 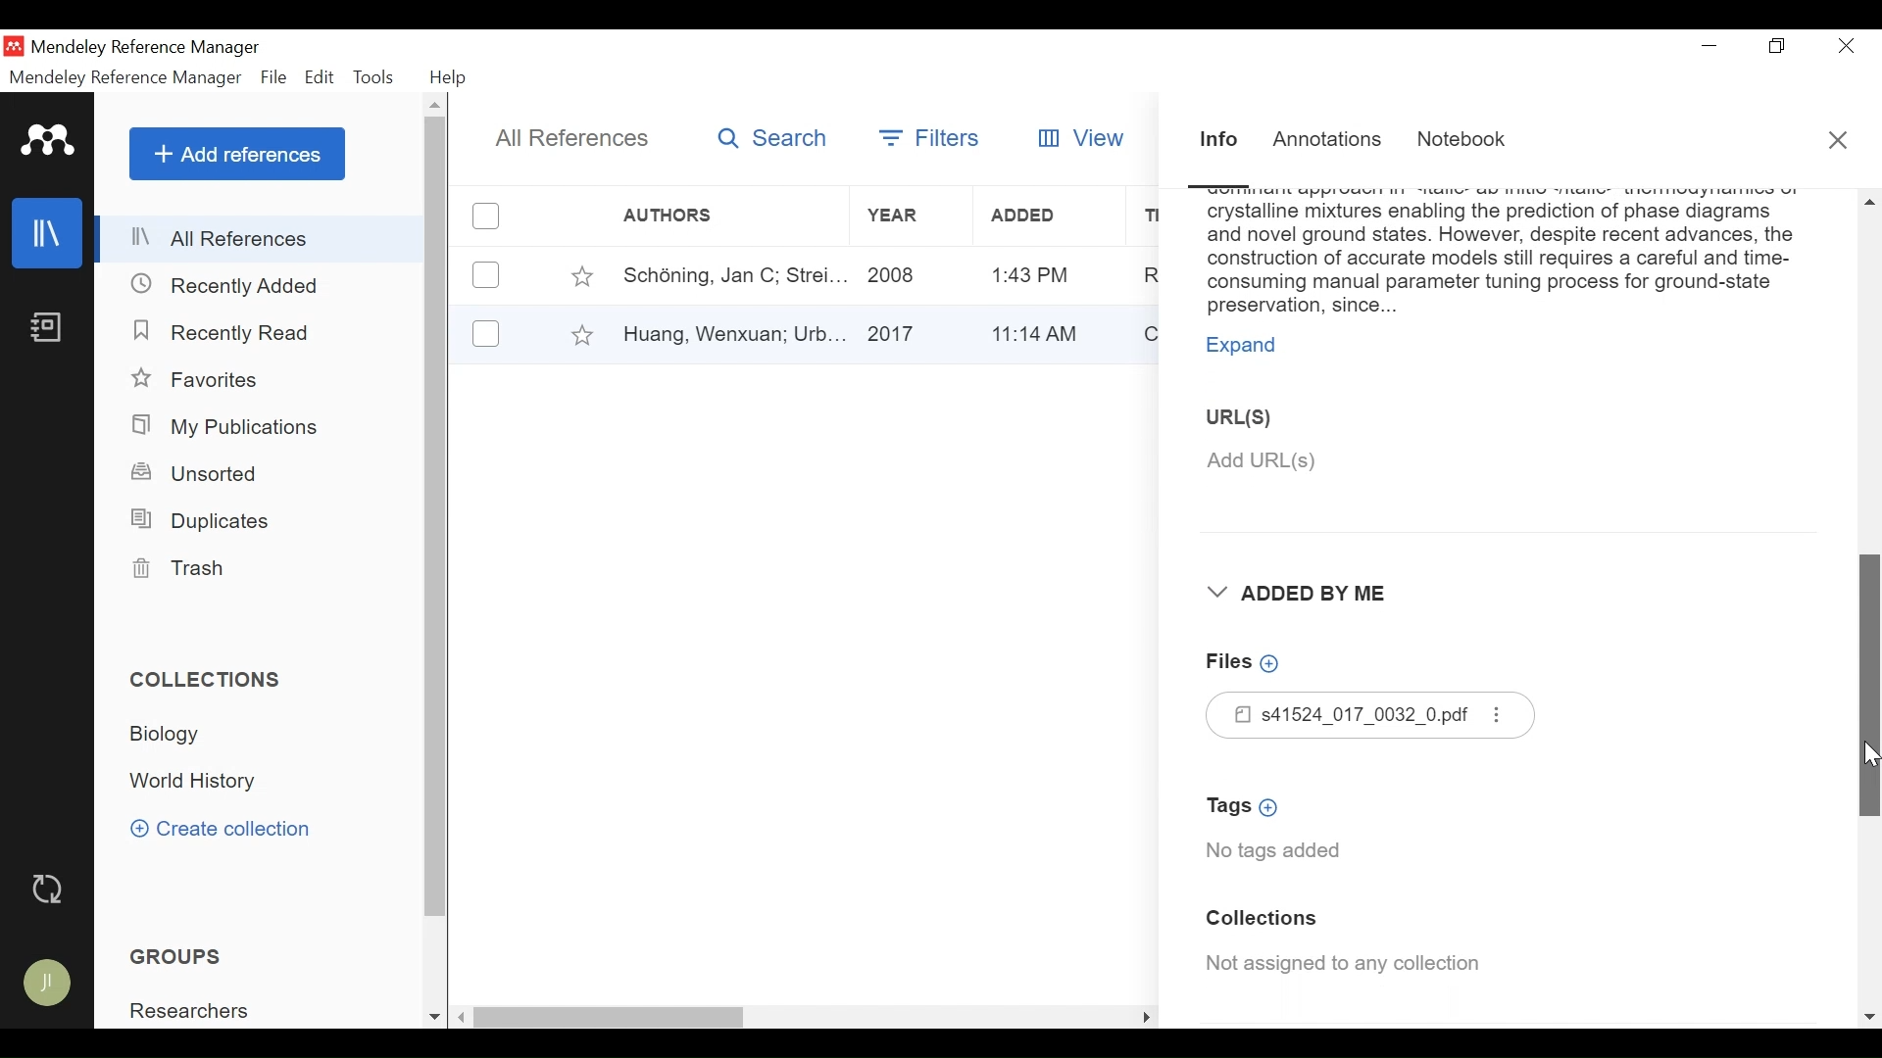 What do you see at coordinates (436, 104) in the screenshot?
I see `Scroll up` at bounding box center [436, 104].